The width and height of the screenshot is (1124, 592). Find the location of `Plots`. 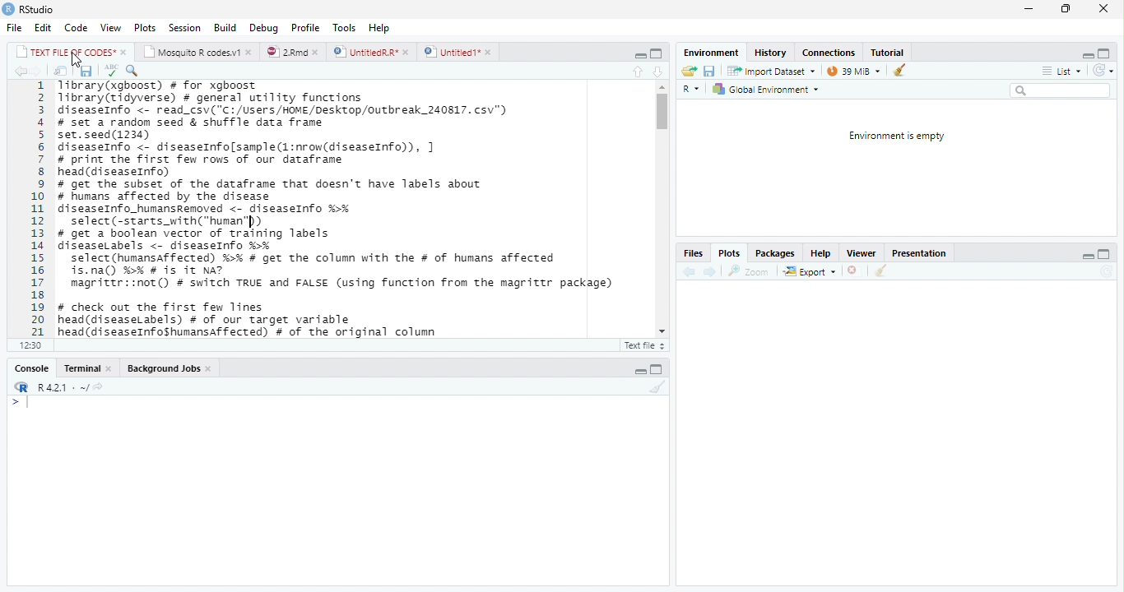

Plots is located at coordinates (143, 27).